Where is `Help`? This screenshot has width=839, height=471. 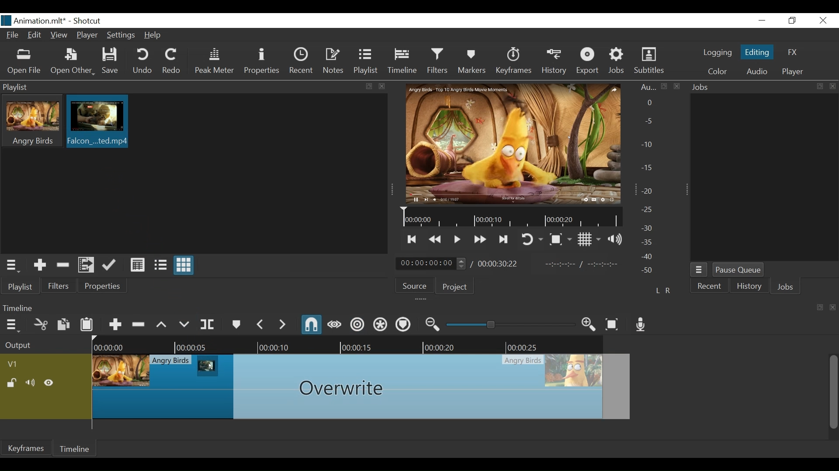 Help is located at coordinates (153, 35).